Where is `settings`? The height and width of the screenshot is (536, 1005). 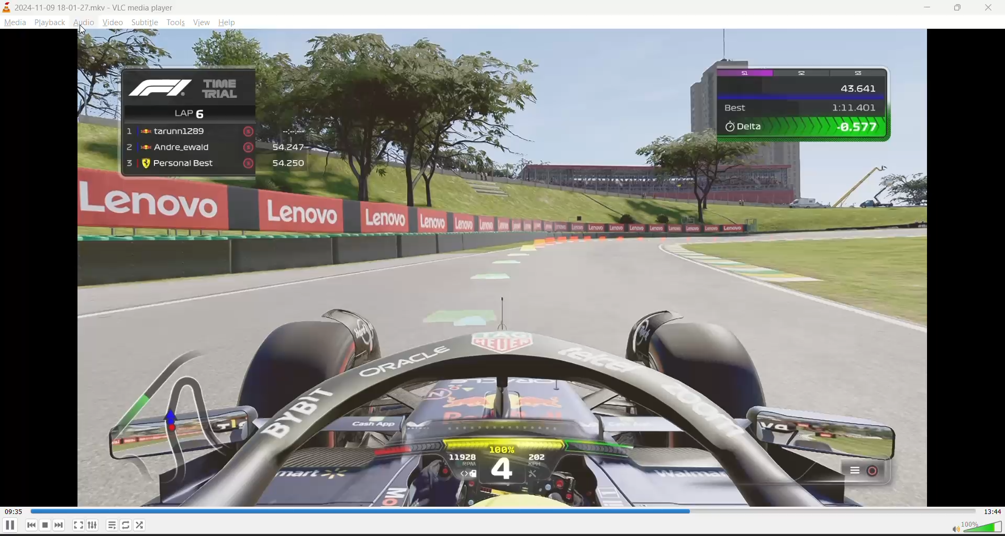
settings is located at coordinates (93, 524).